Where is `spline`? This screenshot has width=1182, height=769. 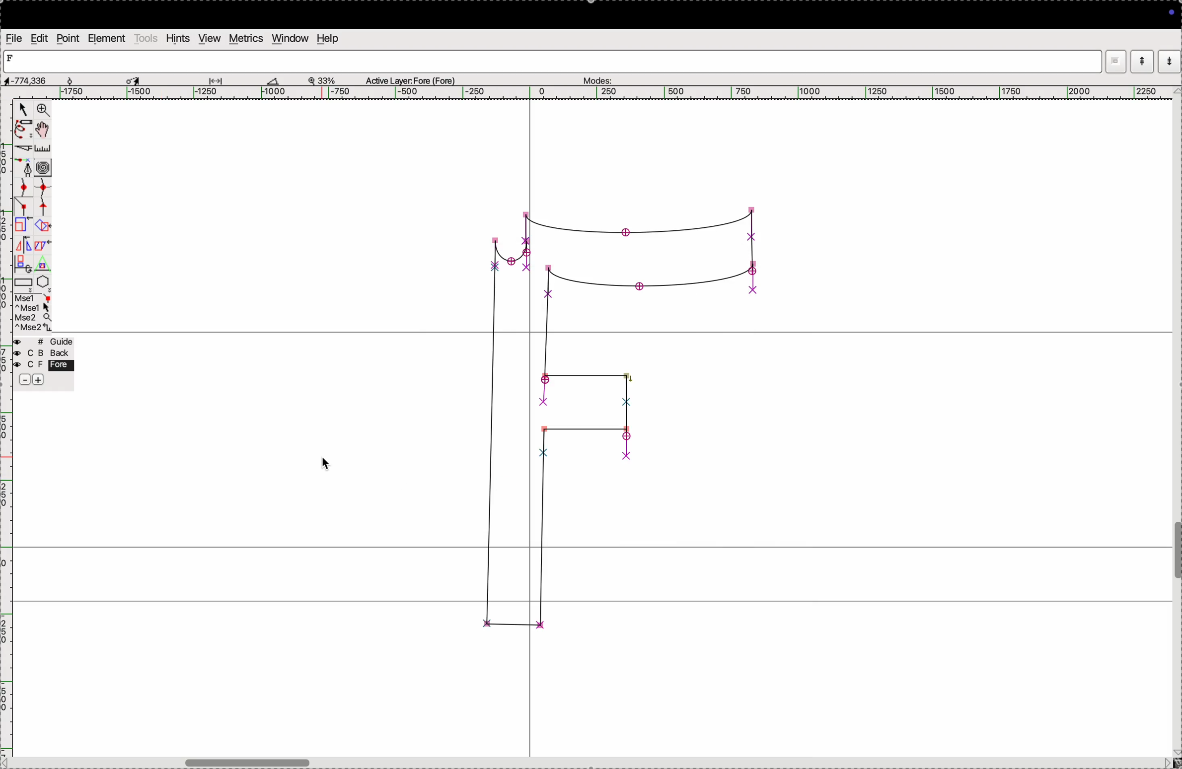 spline is located at coordinates (42, 198).